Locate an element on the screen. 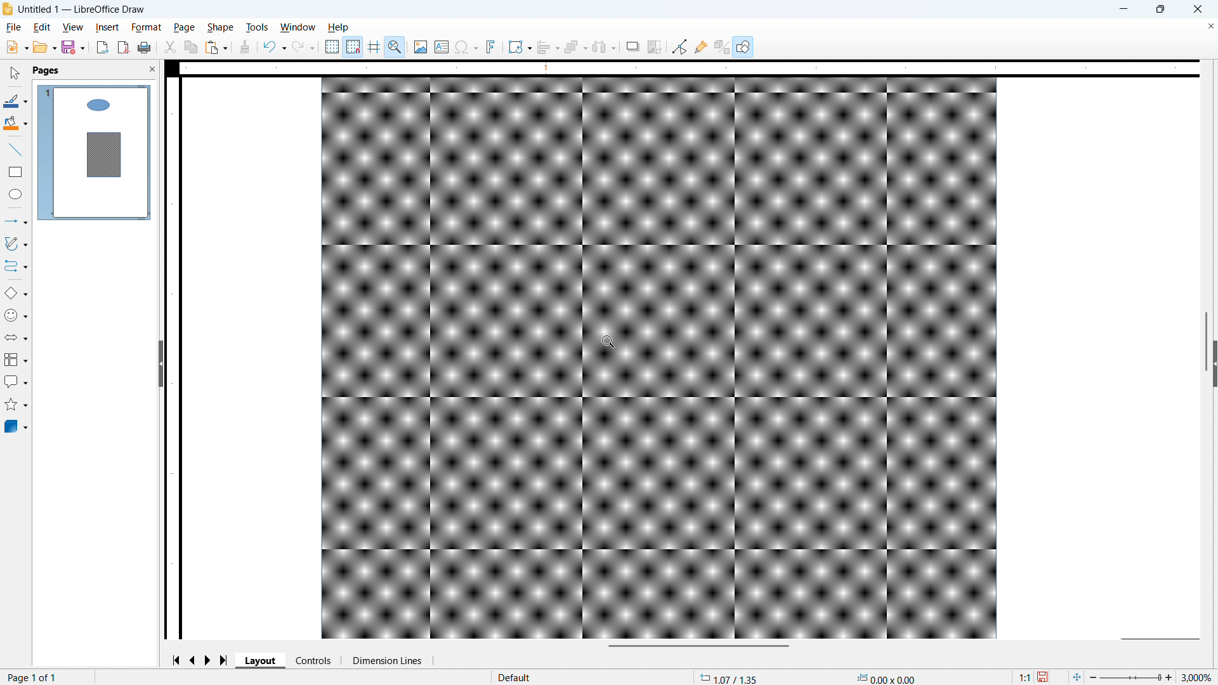 The width and height of the screenshot is (1218, 685). Arrange  is located at coordinates (575, 48).